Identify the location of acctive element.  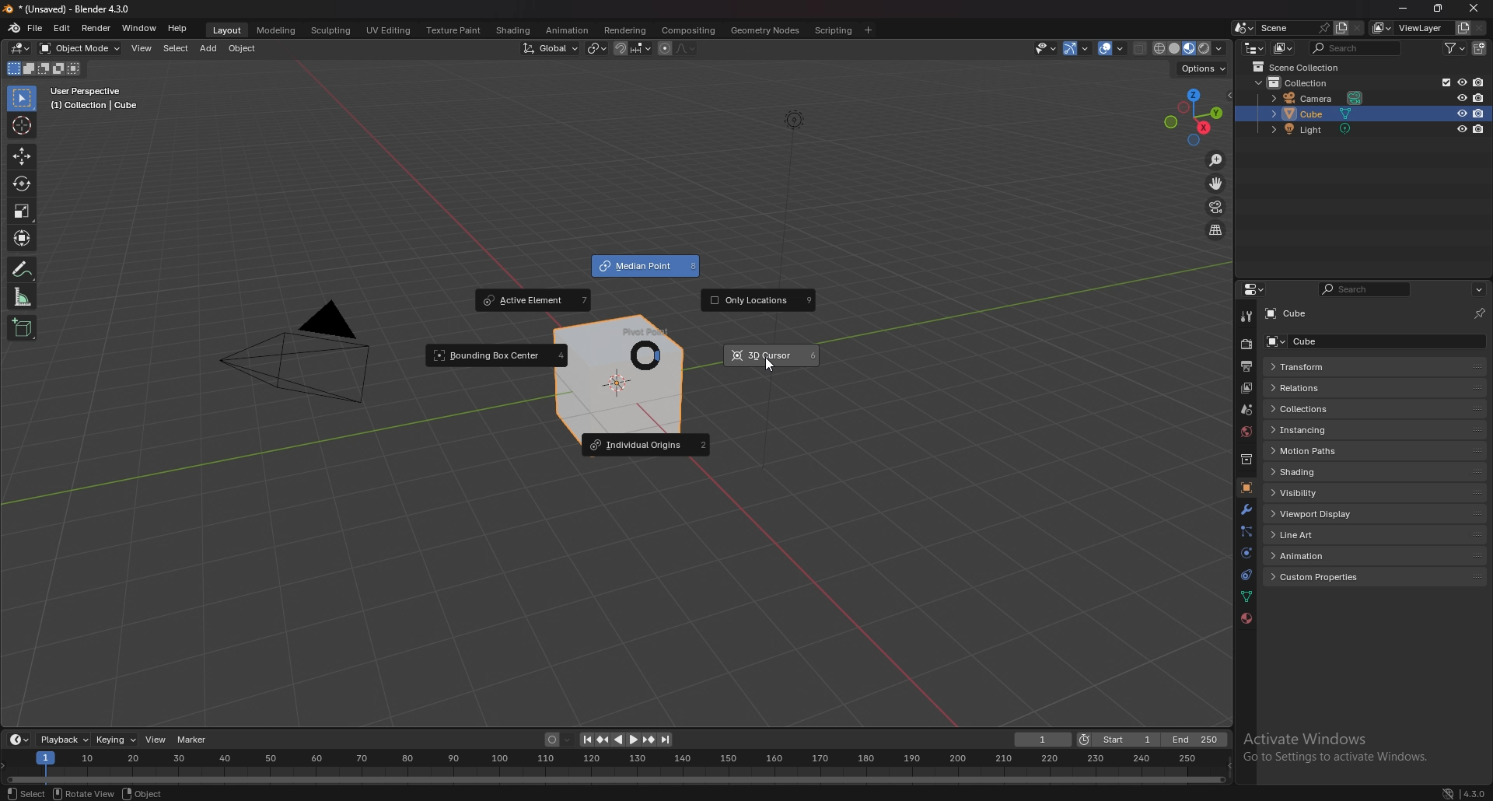
(533, 300).